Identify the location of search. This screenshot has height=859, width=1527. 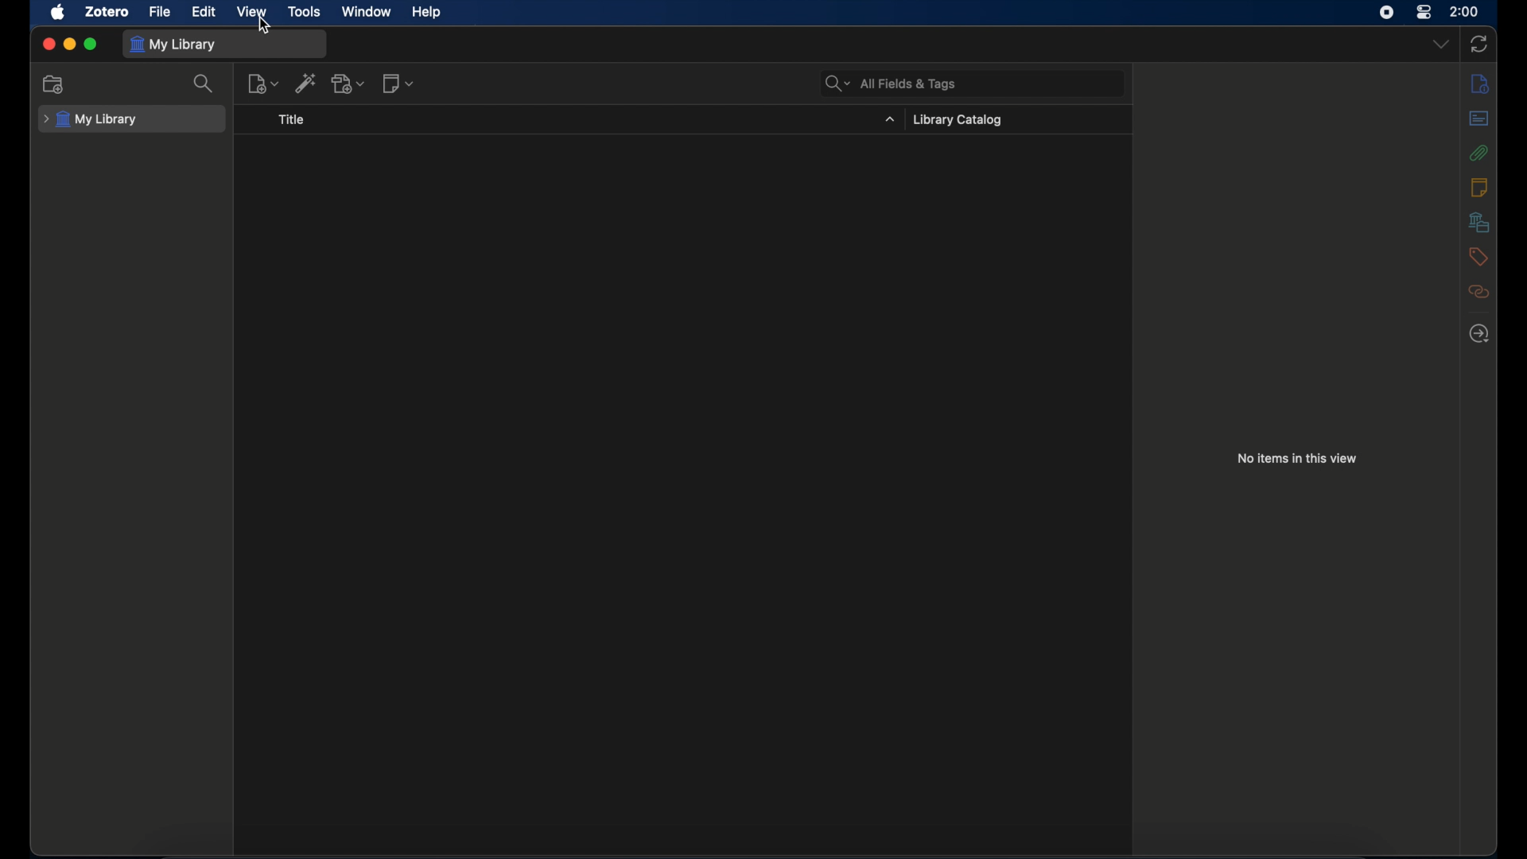
(204, 84).